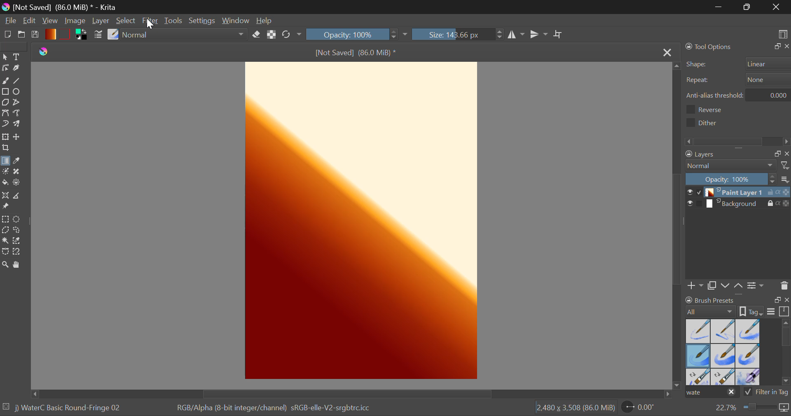 The height and width of the screenshot is (416, 791). I want to click on move left, so click(29, 392).